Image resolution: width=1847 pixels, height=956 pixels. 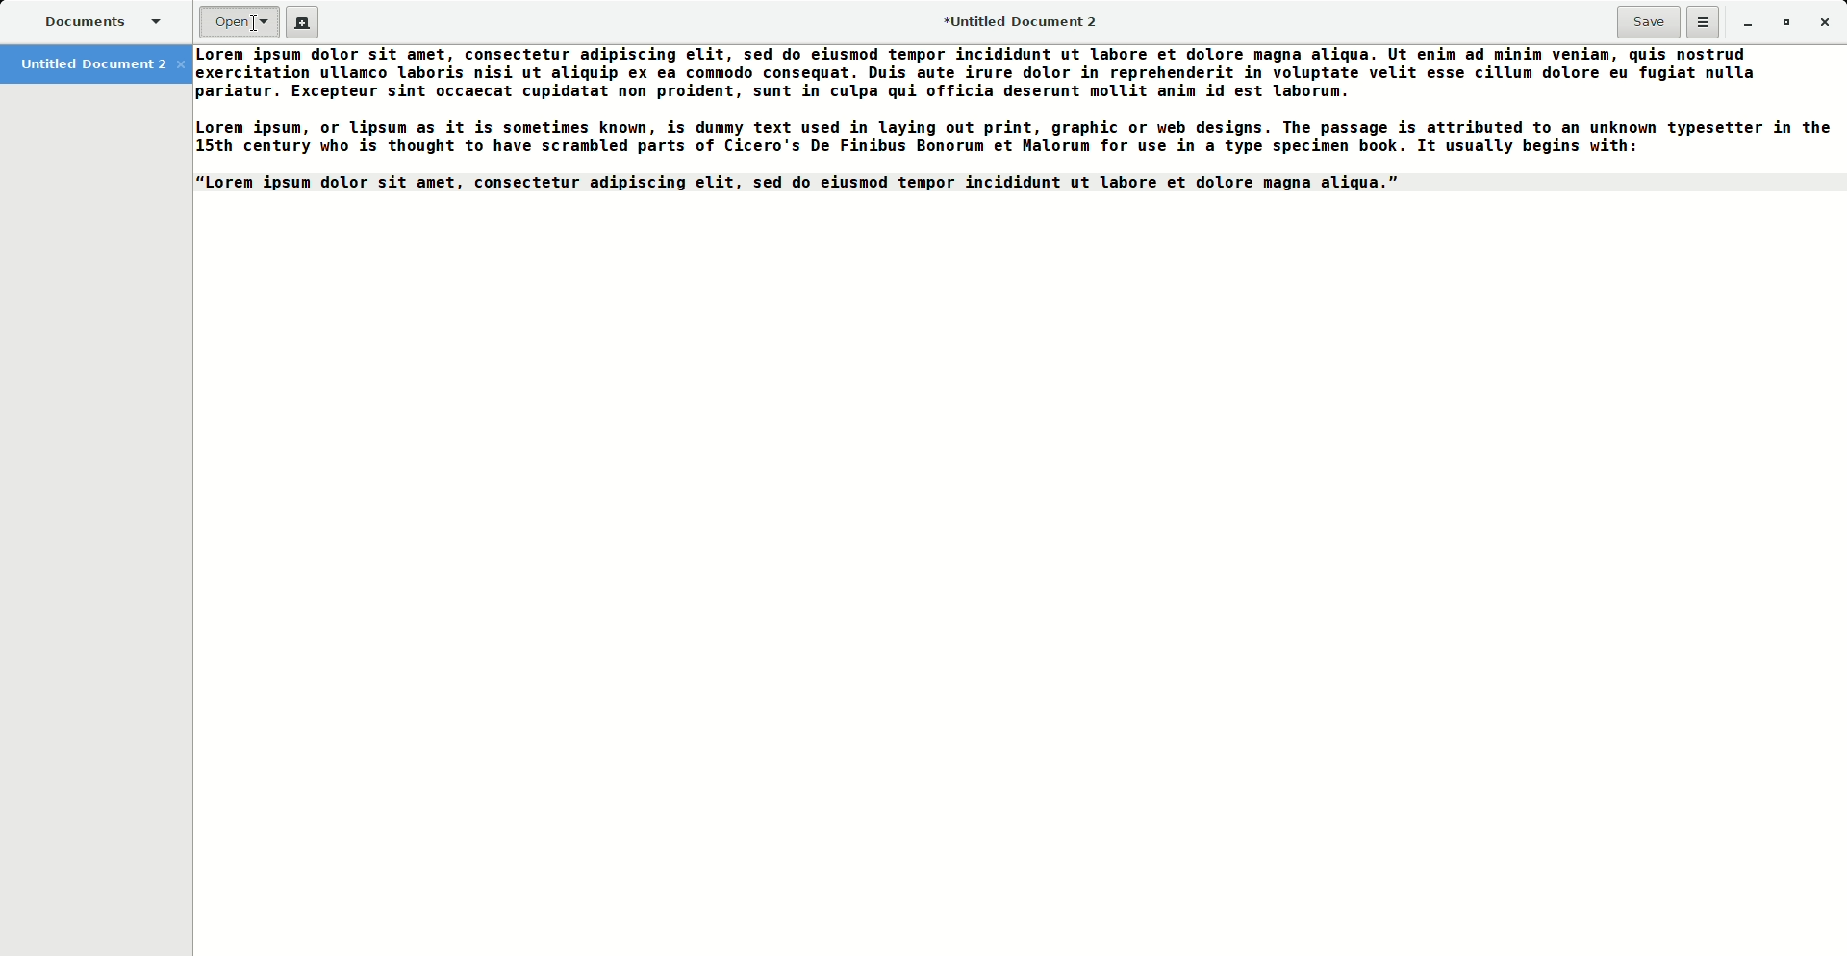 What do you see at coordinates (240, 23) in the screenshot?
I see `Open` at bounding box center [240, 23].